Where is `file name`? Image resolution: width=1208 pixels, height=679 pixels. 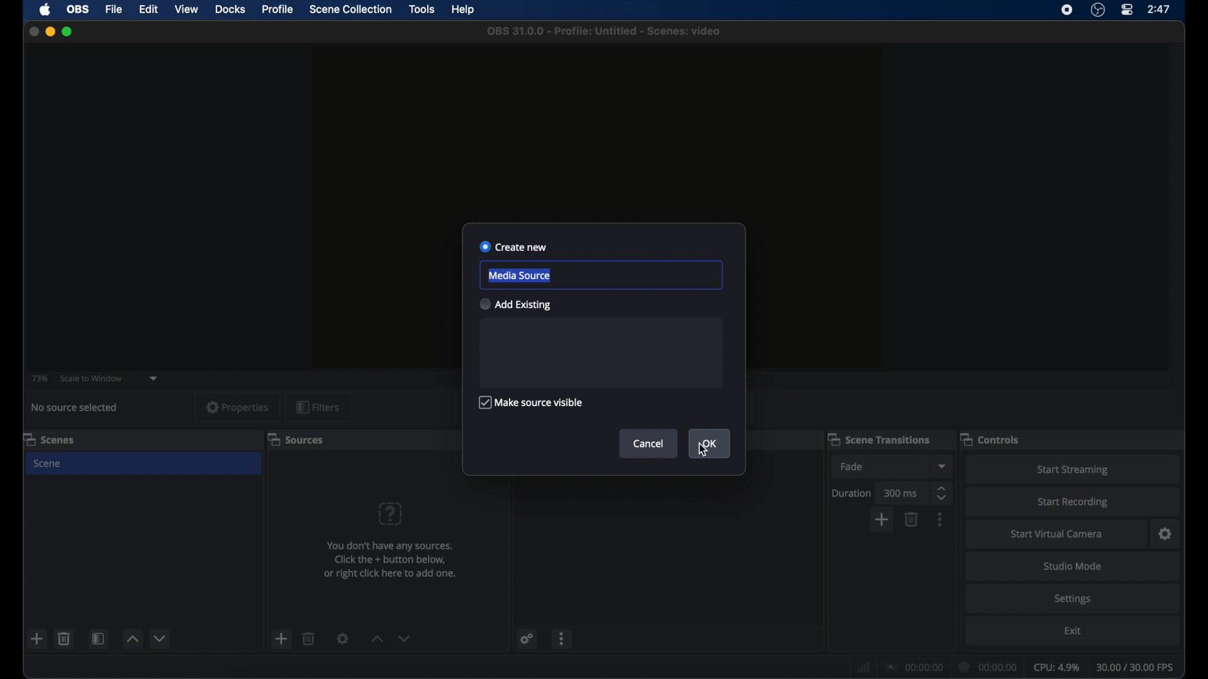 file name is located at coordinates (604, 31).